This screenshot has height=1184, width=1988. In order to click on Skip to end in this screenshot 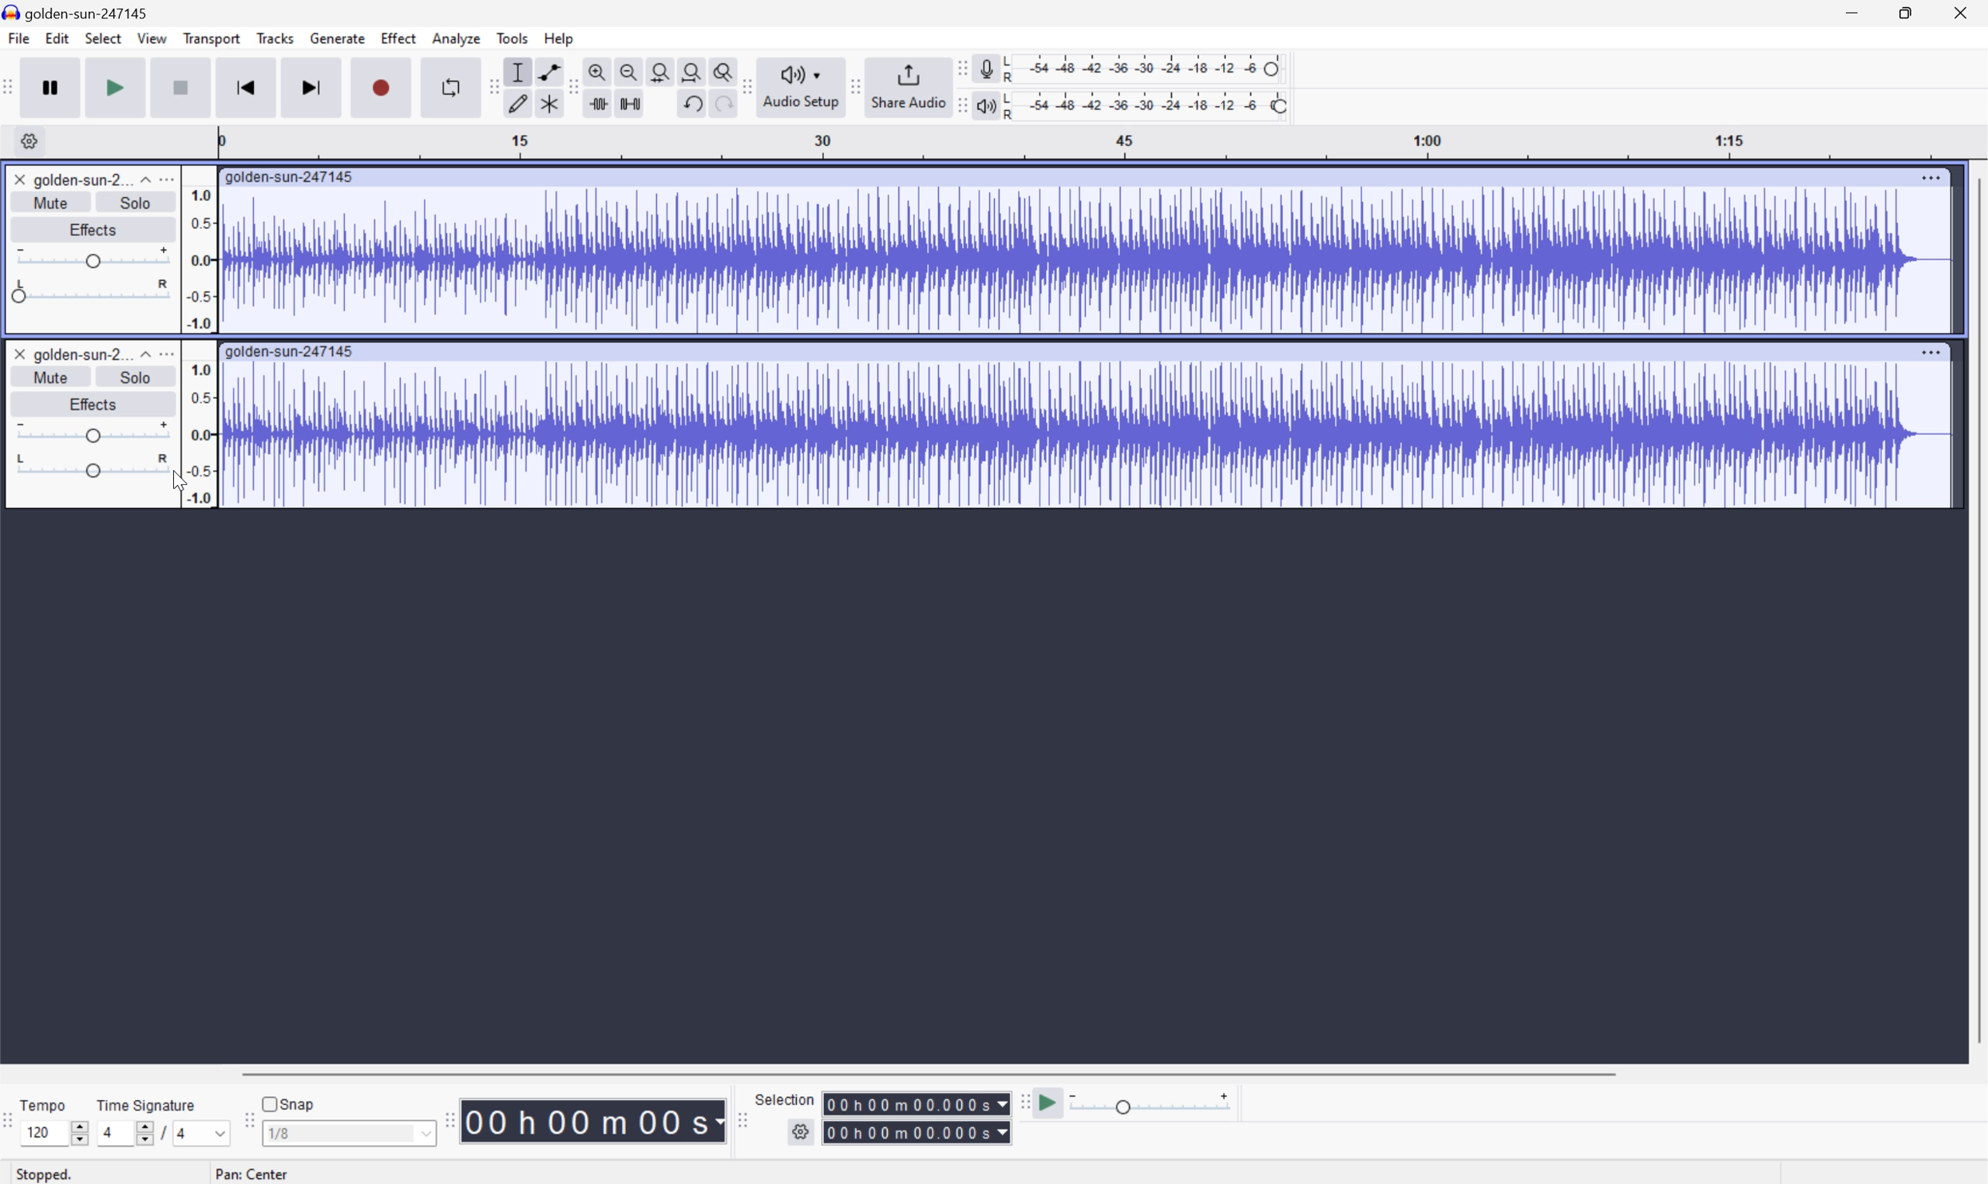, I will do `click(315, 85)`.